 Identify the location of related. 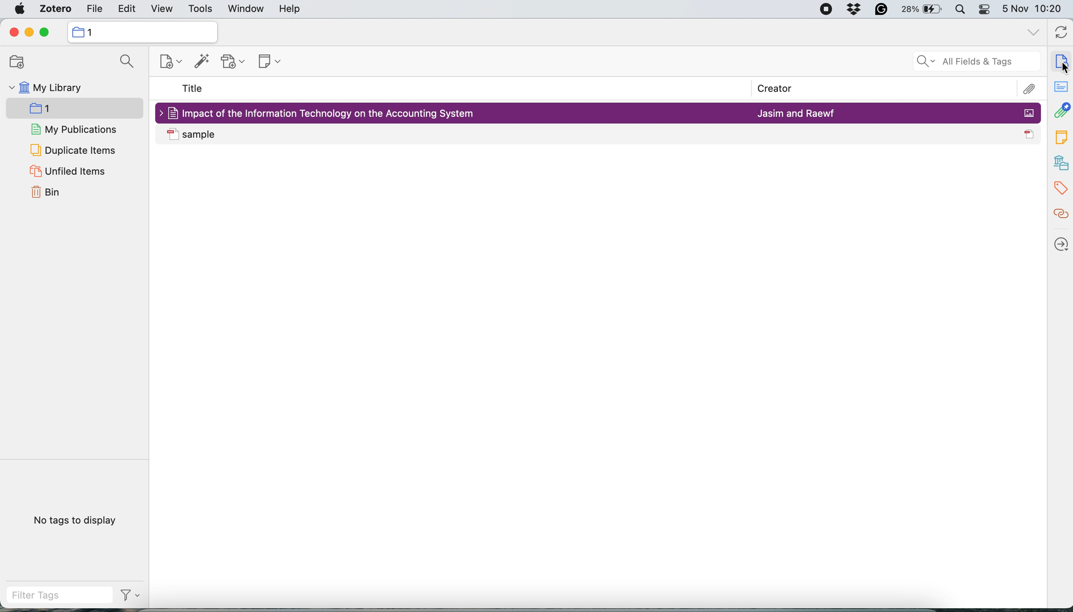
(1060, 216).